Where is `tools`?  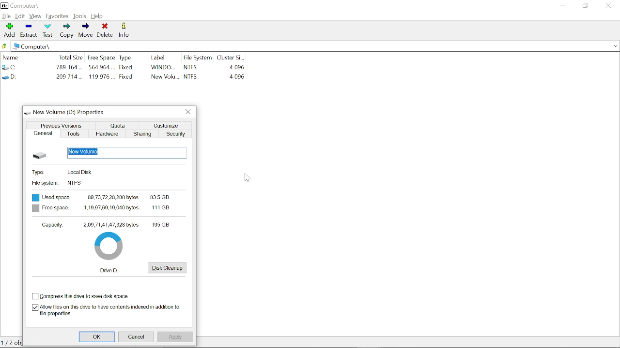
tools is located at coordinates (76, 134).